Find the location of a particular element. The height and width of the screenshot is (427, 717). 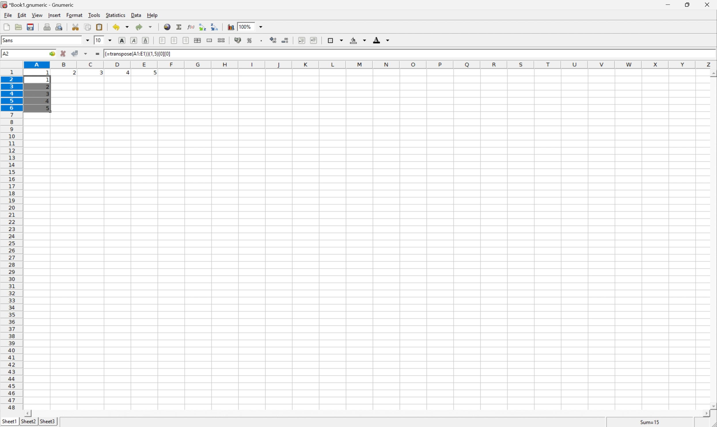

drop down is located at coordinates (261, 27).